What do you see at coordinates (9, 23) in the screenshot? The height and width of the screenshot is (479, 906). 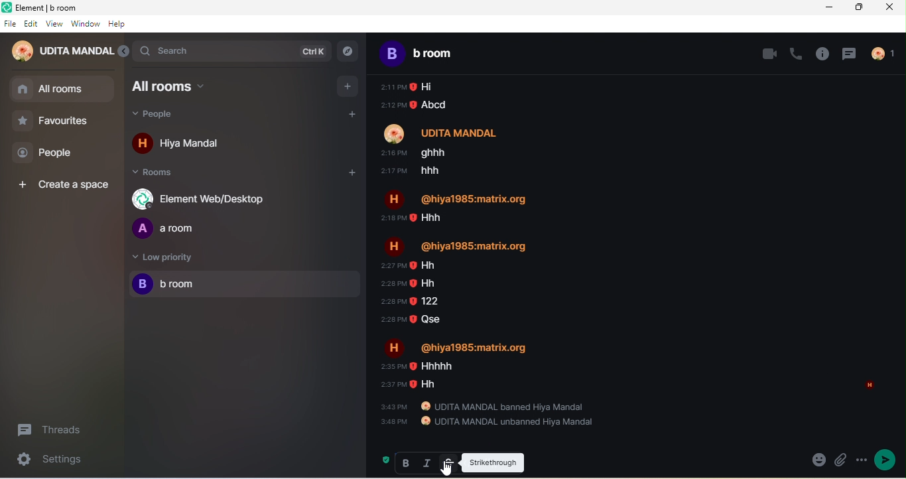 I see `file` at bounding box center [9, 23].